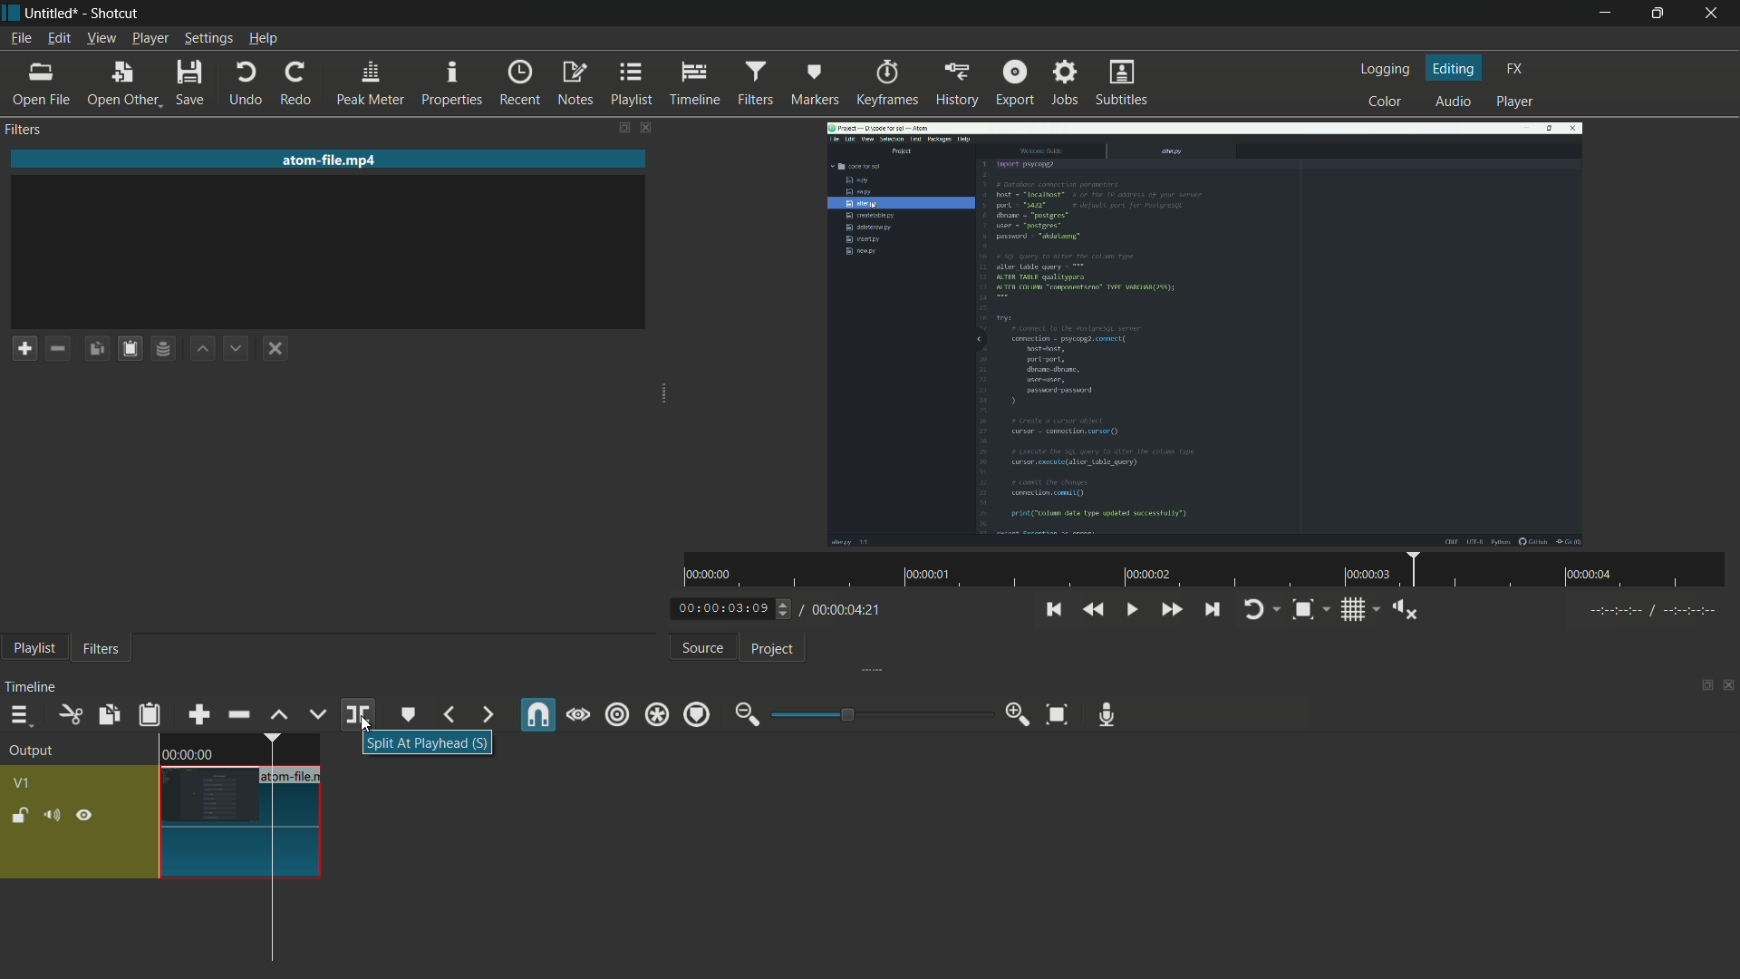 This screenshot has width=1740, height=979. What do you see at coordinates (724, 607) in the screenshot?
I see `current time` at bounding box center [724, 607].